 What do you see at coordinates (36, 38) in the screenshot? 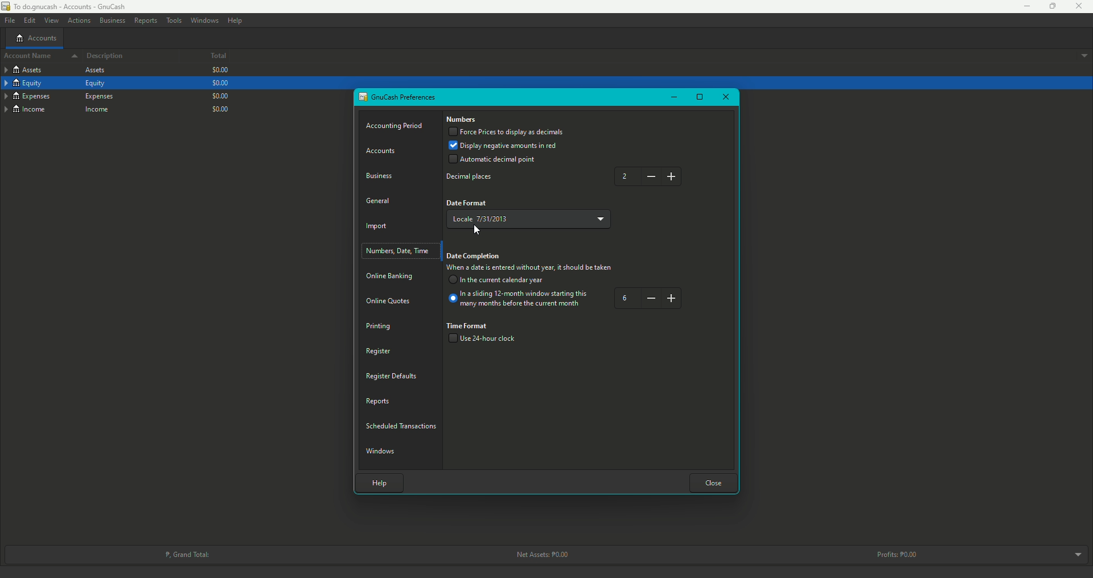
I see `Accounts` at bounding box center [36, 38].